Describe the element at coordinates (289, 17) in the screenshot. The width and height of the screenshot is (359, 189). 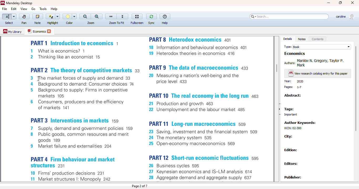
I see `search` at that location.